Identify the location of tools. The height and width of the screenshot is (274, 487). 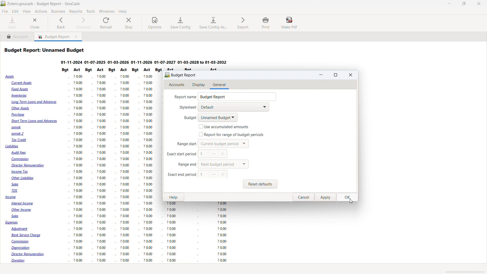
(91, 11).